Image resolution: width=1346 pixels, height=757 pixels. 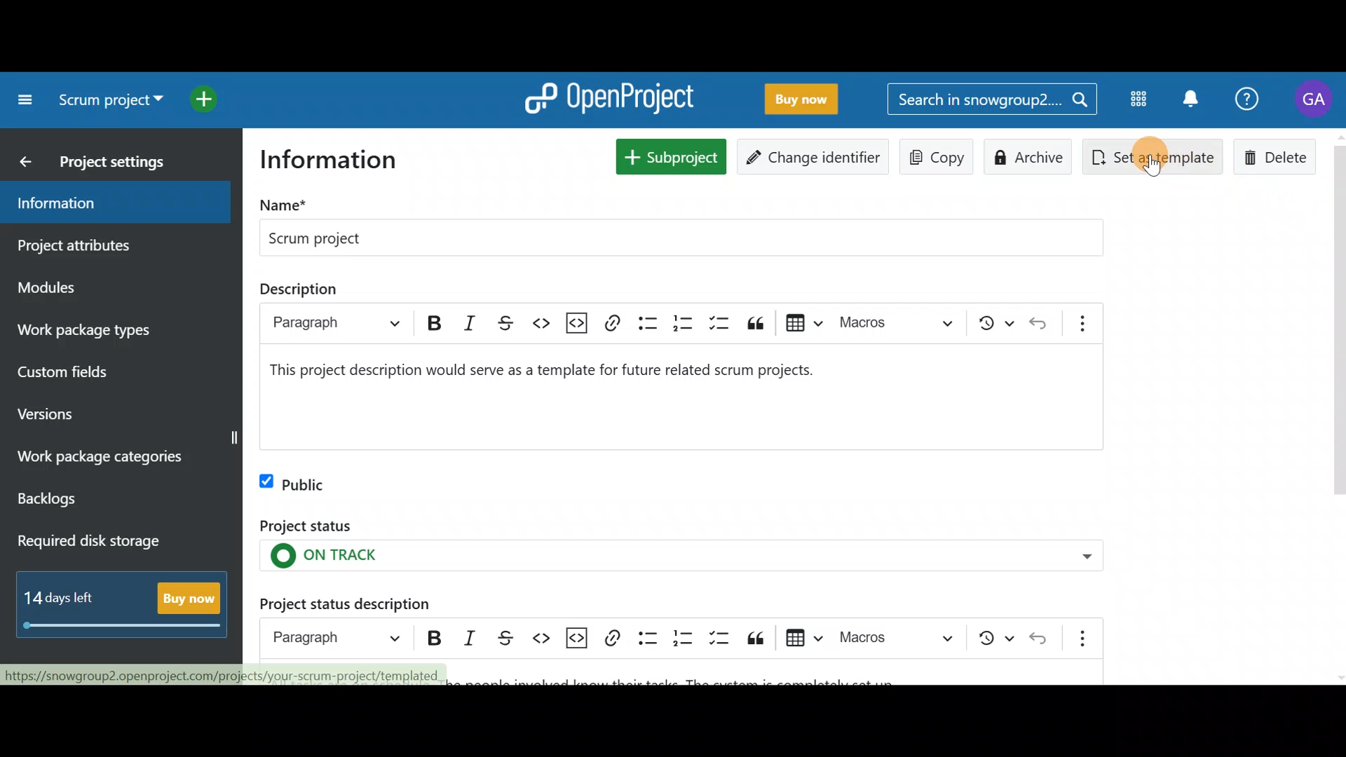 I want to click on description, so click(x=299, y=289).